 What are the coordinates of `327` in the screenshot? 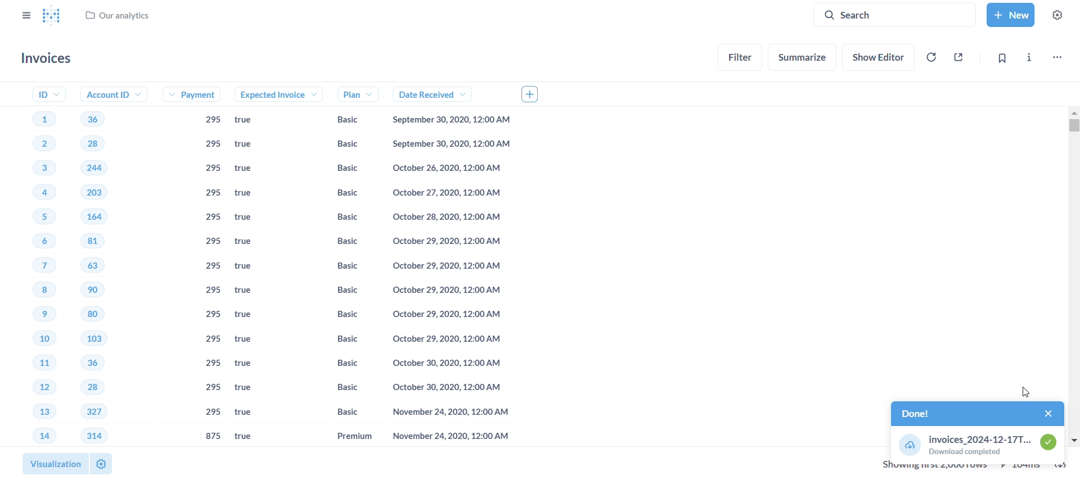 It's located at (93, 411).